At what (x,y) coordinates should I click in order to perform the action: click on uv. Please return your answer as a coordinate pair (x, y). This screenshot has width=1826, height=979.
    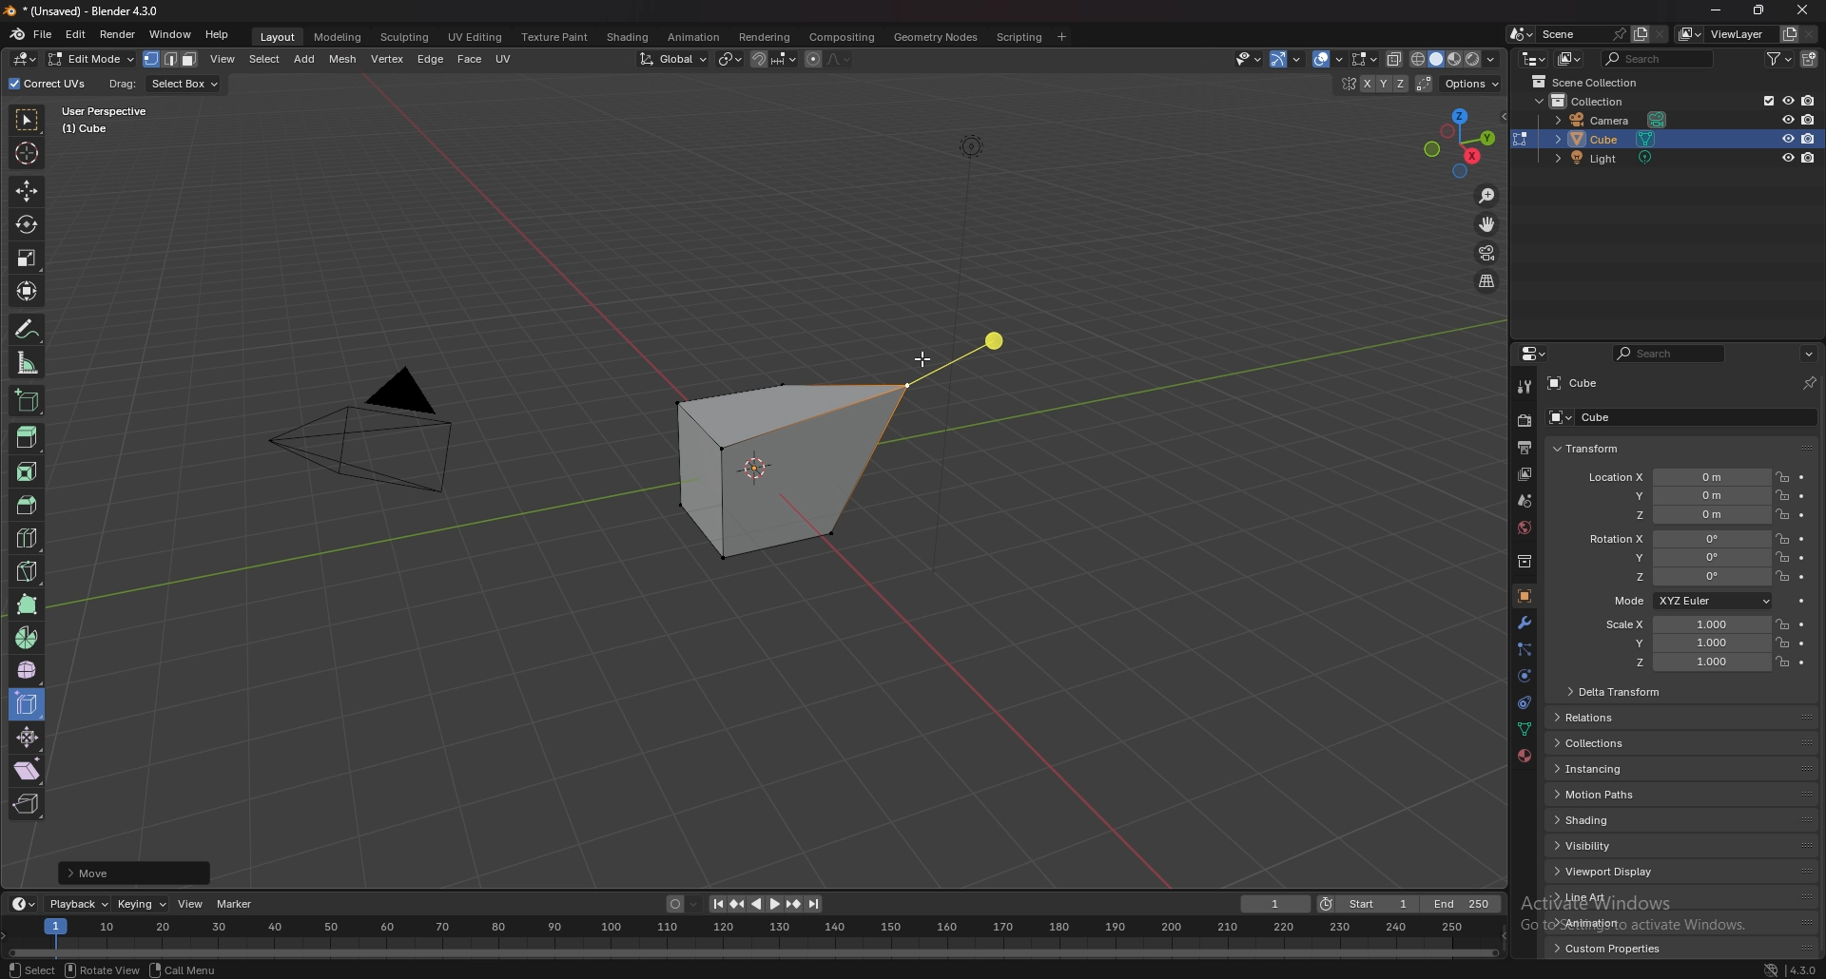
    Looking at the image, I should click on (503, 59).